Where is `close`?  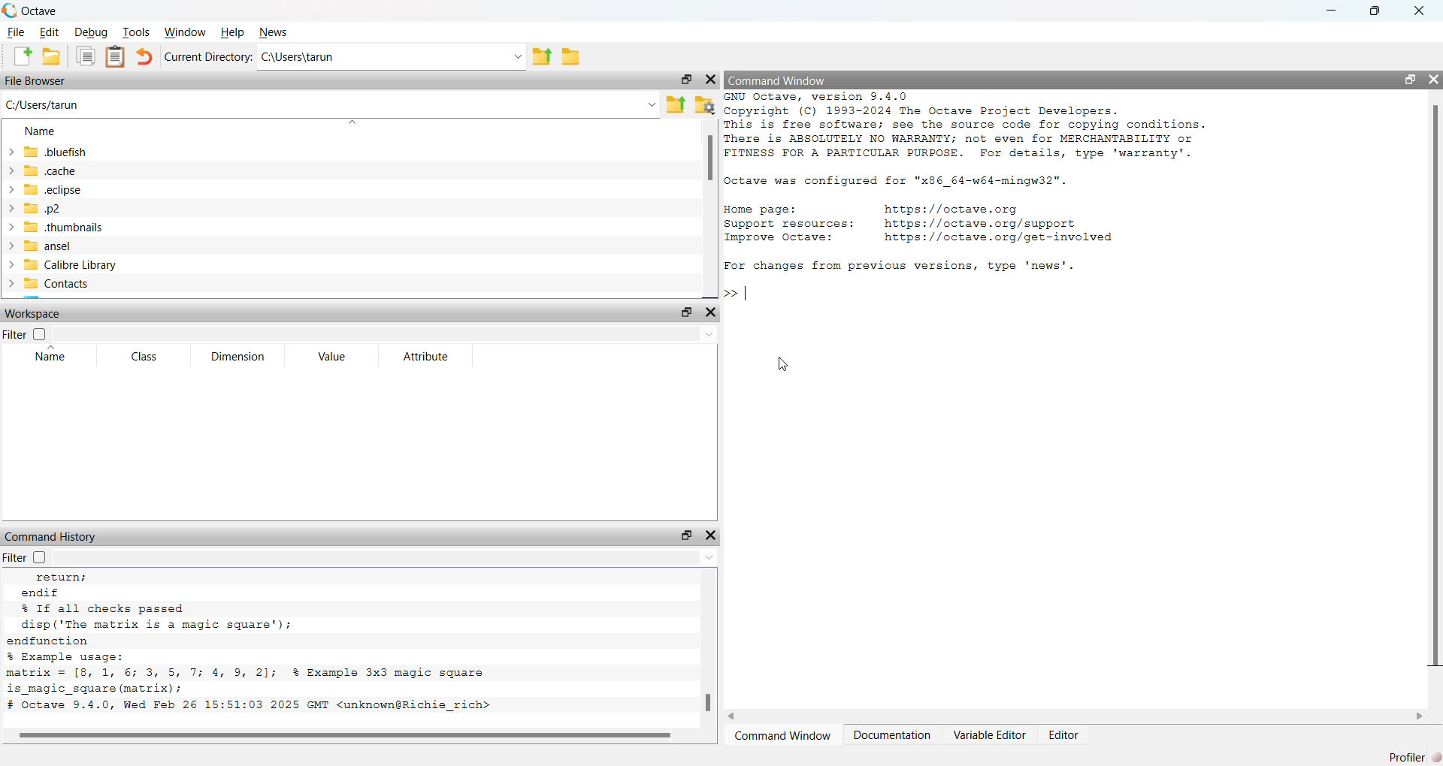 close is located at coordinates (712, 535).